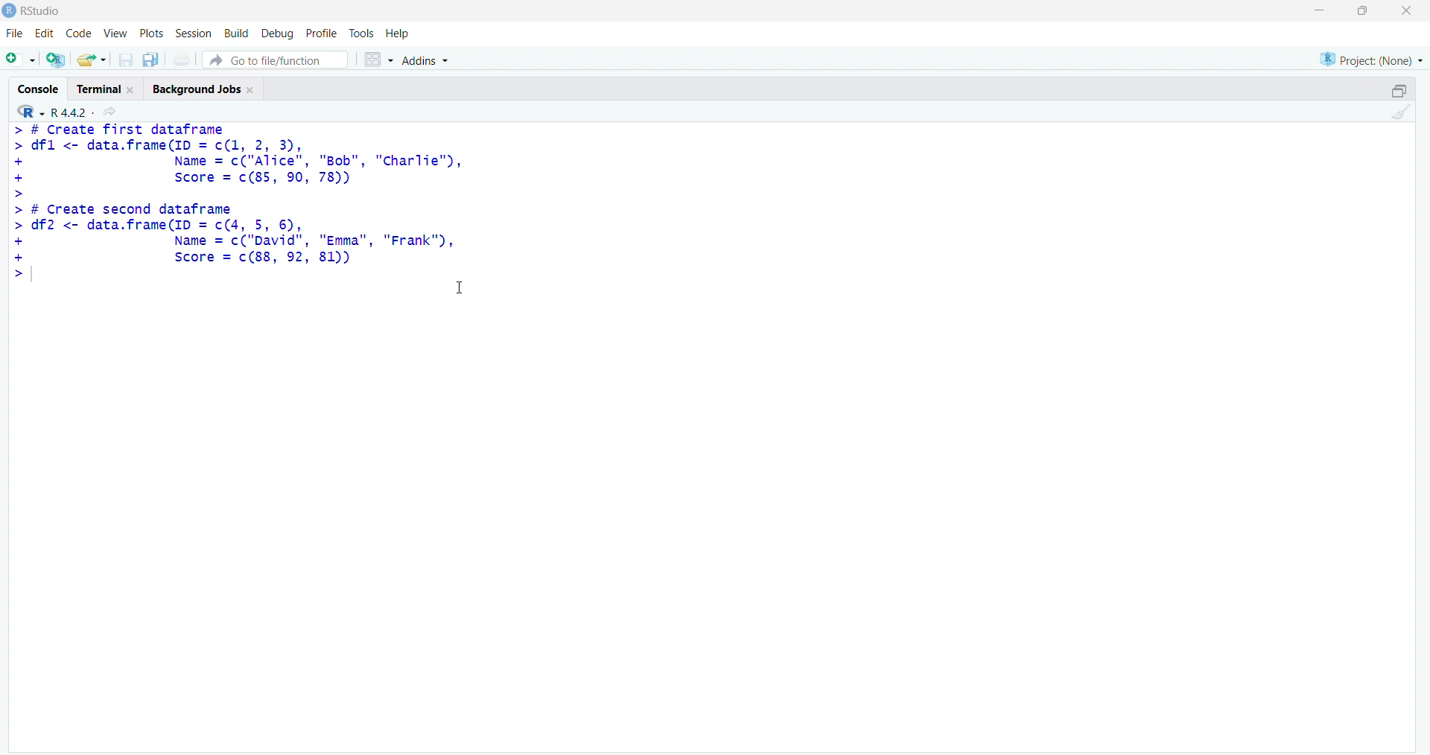 Image resolution: width=1430 pixels, height=755 pixels. Describe the element at coordinates (36, 88) in the screenshot. I see `Console` at that location.